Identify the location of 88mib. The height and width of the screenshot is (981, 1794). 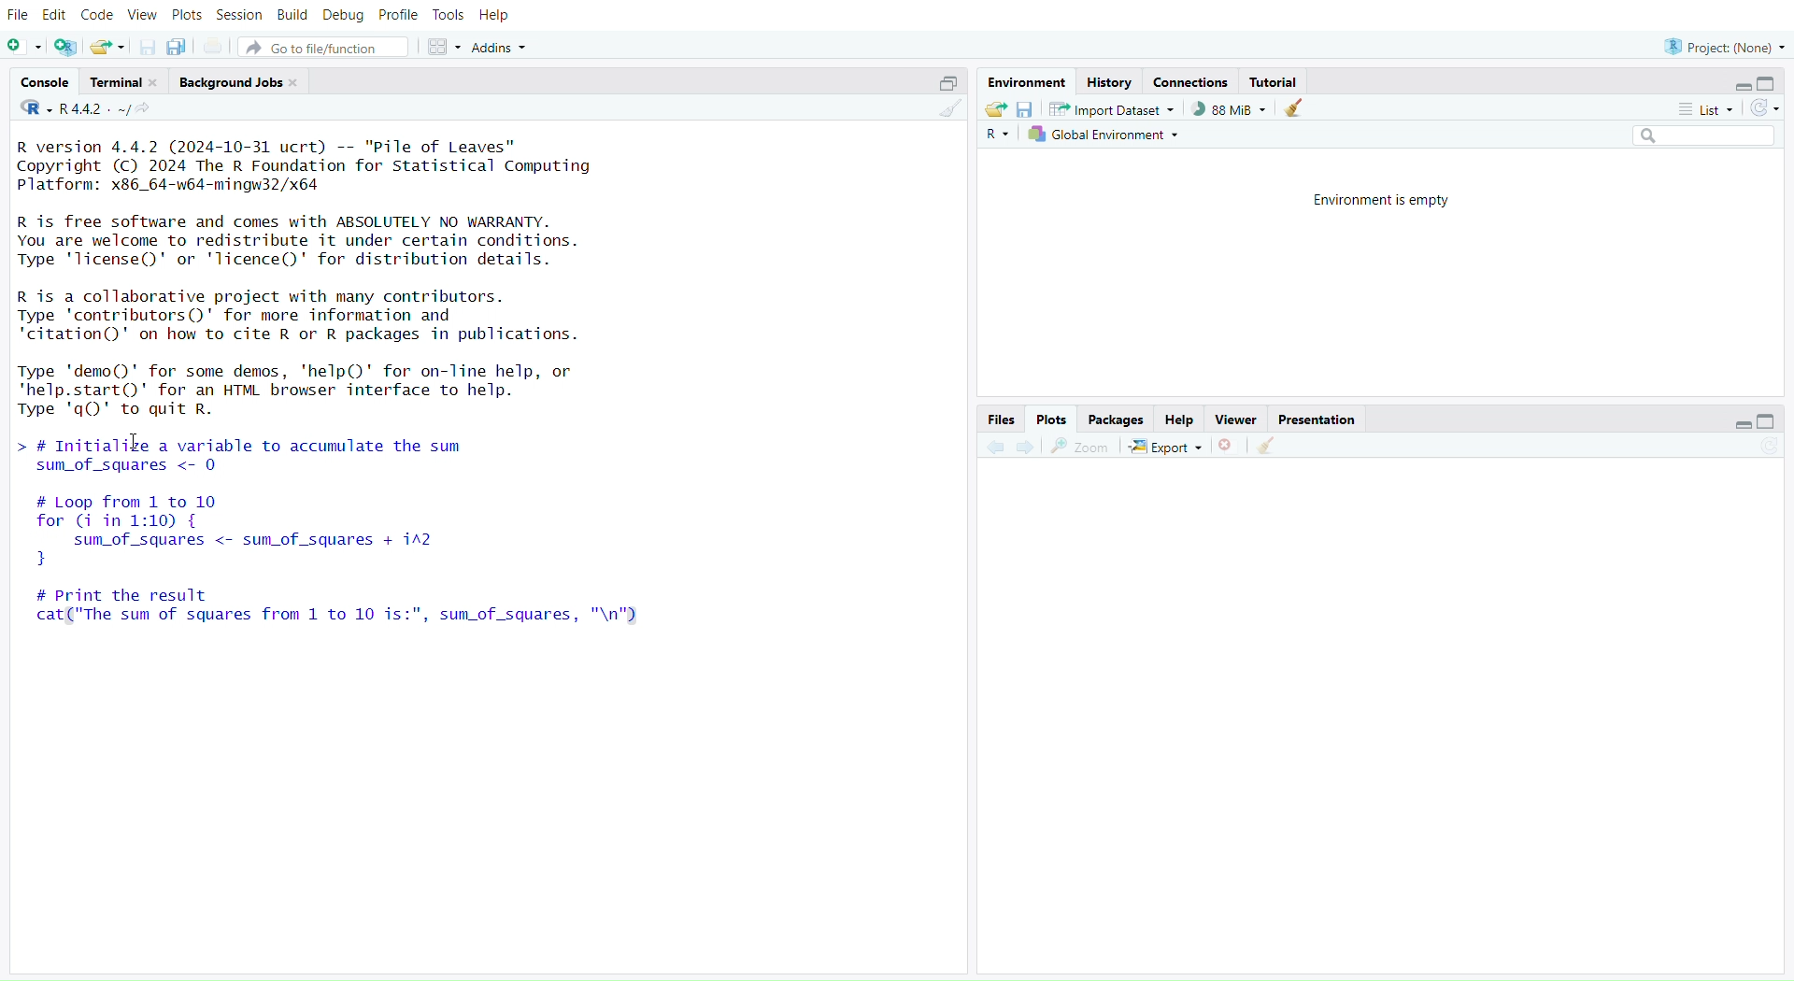
(1231, 108).